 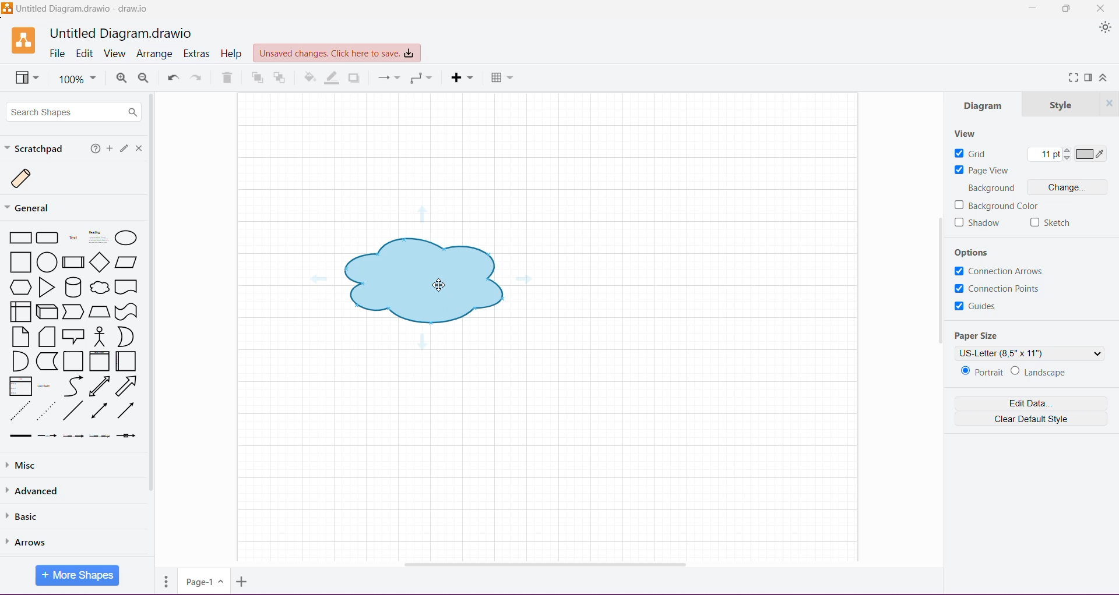 I want to click on General, so click(x=34, y=207).